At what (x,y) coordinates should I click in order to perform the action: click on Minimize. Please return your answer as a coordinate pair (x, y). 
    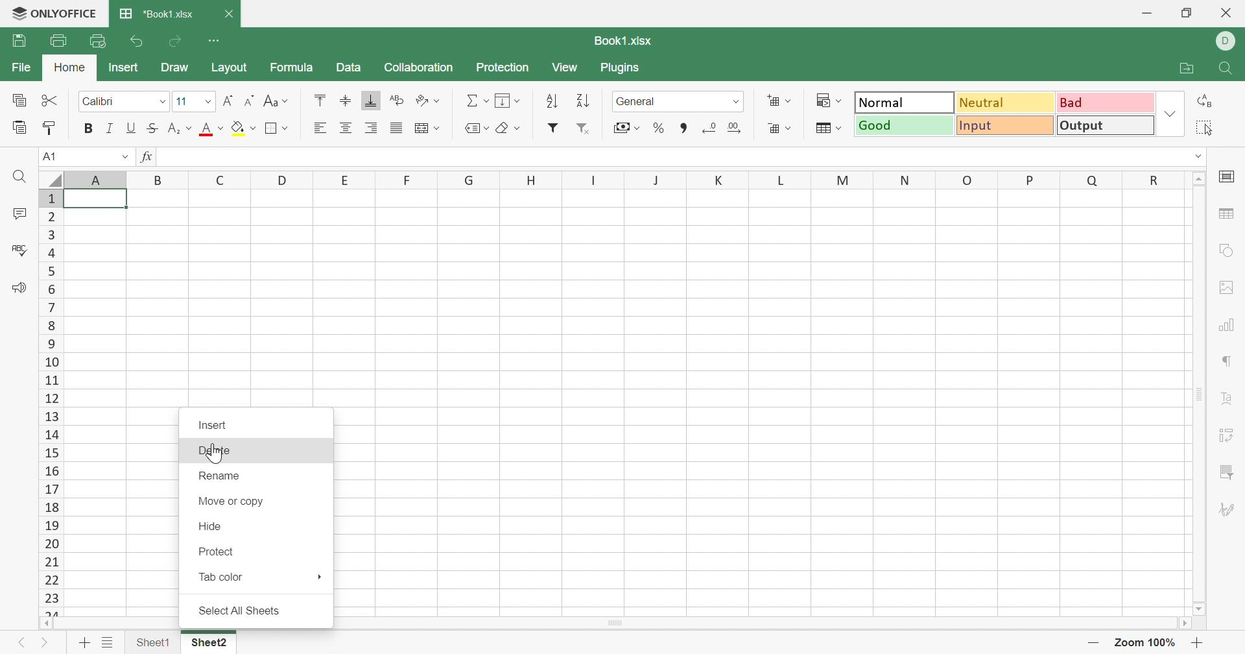
    Looking at the image, I should click on (1143, 13).